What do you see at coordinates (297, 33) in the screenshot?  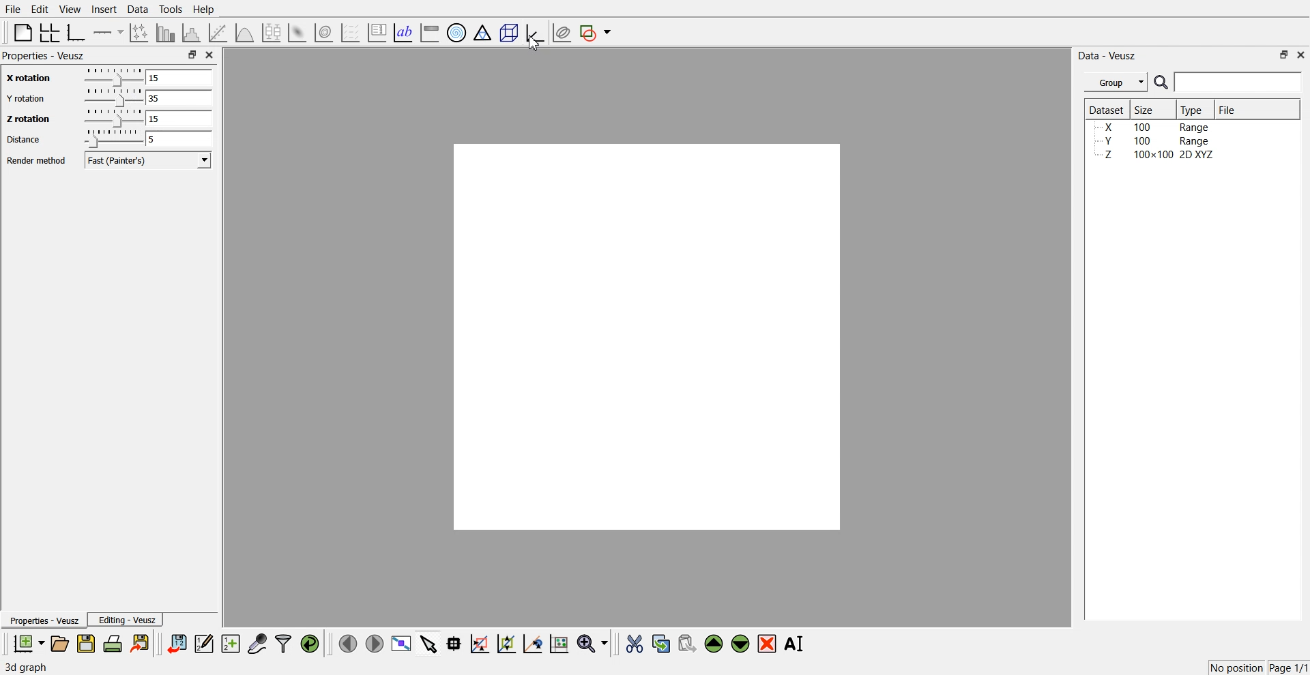 I see `3D Surface` at bounding box center [297, 33].